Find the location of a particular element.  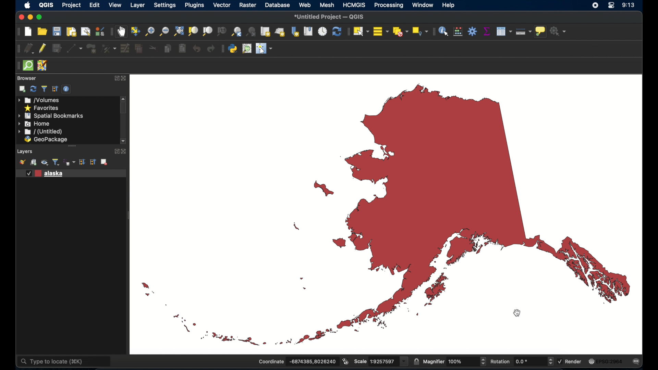

drag handle is located at coordinates (16, 65).